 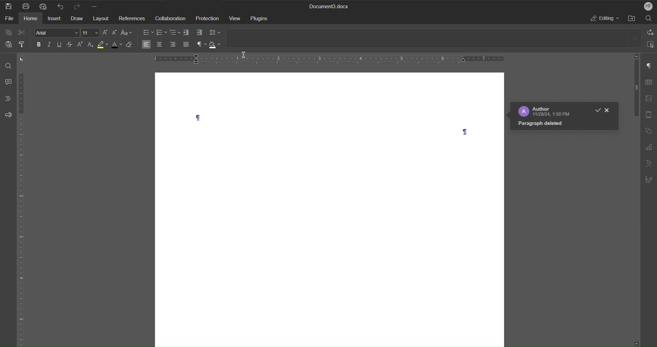 What do you see at coordinates (650, 97) in the screenshot?
I see `Image Settings` at bounding box center [650, 97].